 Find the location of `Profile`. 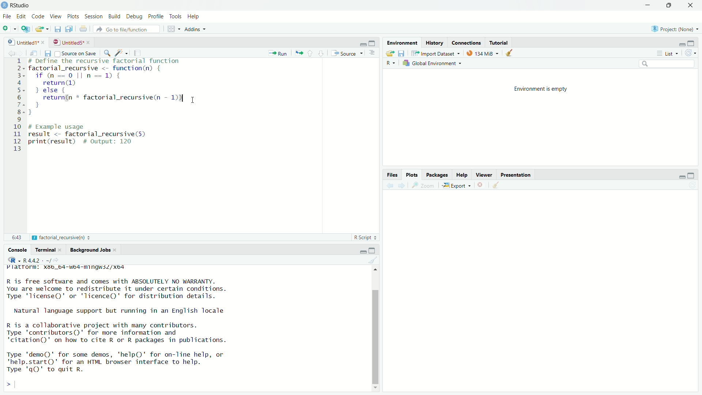

Profile is located at coordinates (155, 16).